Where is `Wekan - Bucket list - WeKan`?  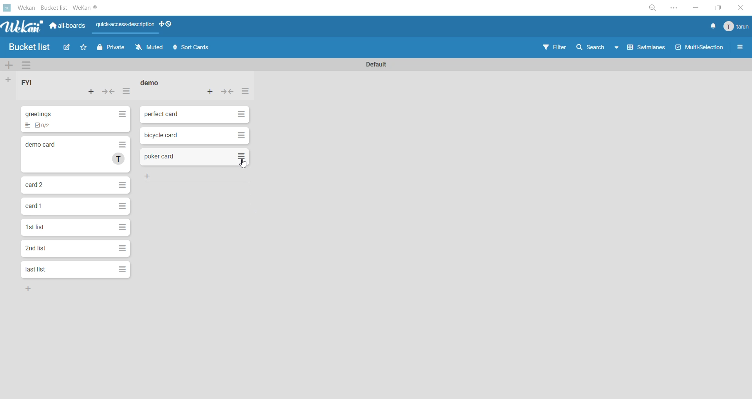
Wekan - Bucket list - WeKan is located at coordinates (54, 8).